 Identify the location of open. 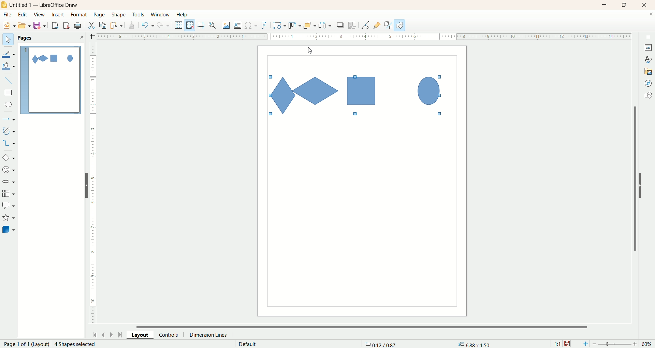
(24, 25).